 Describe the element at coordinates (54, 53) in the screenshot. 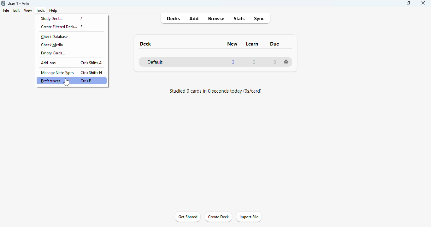

I see `empty cards` at that location.